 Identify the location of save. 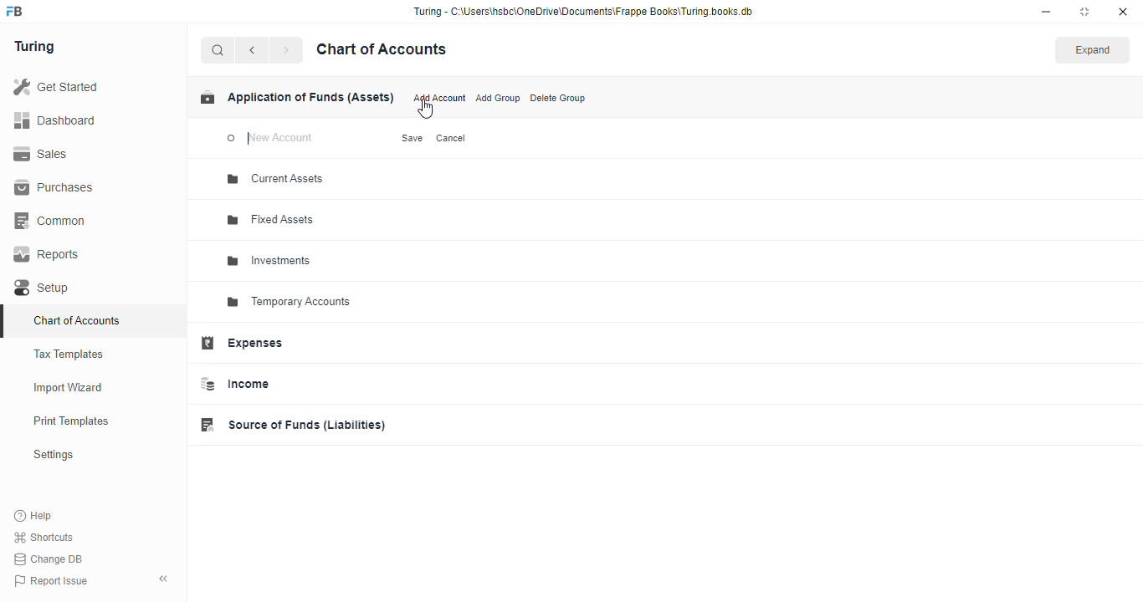
(413, 138).